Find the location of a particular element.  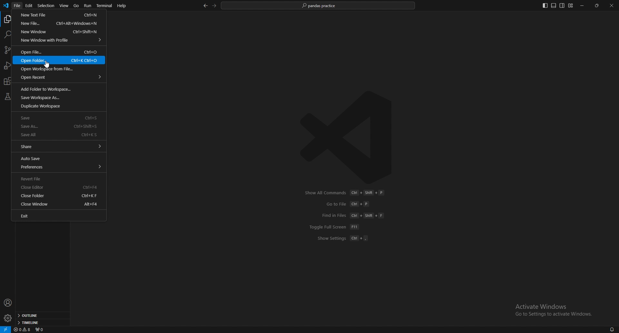

close editor is located at coordinates (59, 188).